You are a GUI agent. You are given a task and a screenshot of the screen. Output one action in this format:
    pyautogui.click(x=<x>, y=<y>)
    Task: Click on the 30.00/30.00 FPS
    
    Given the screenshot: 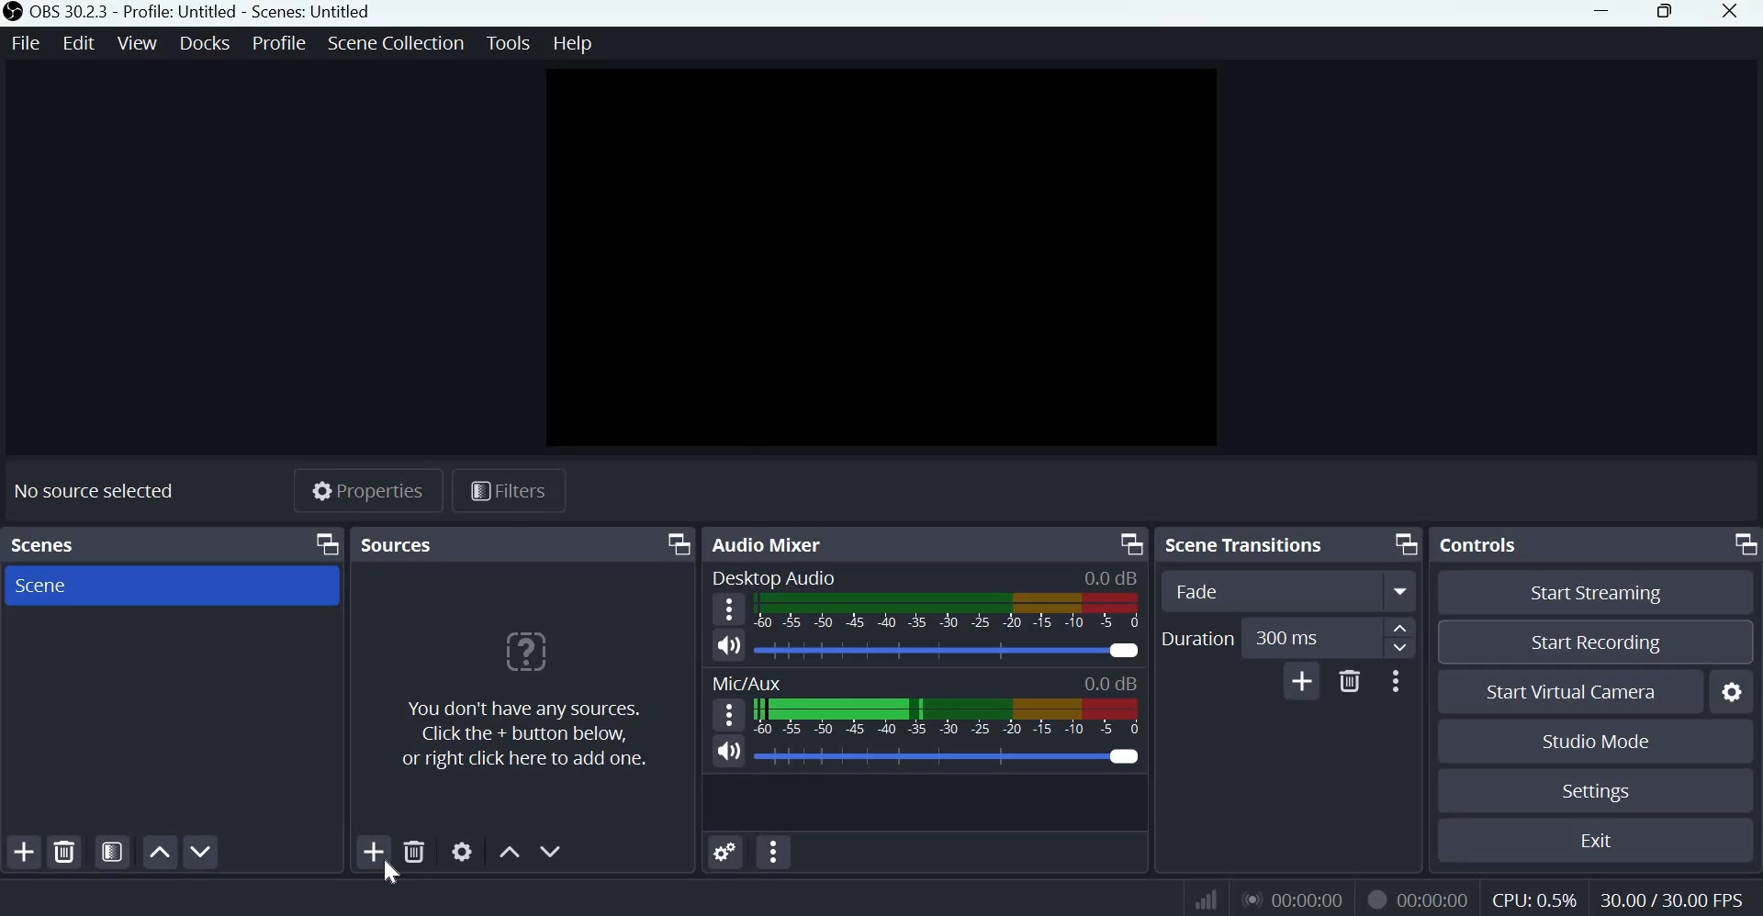 What is the action you would take?
    pyautogui.click(x=1678, y=897)
    